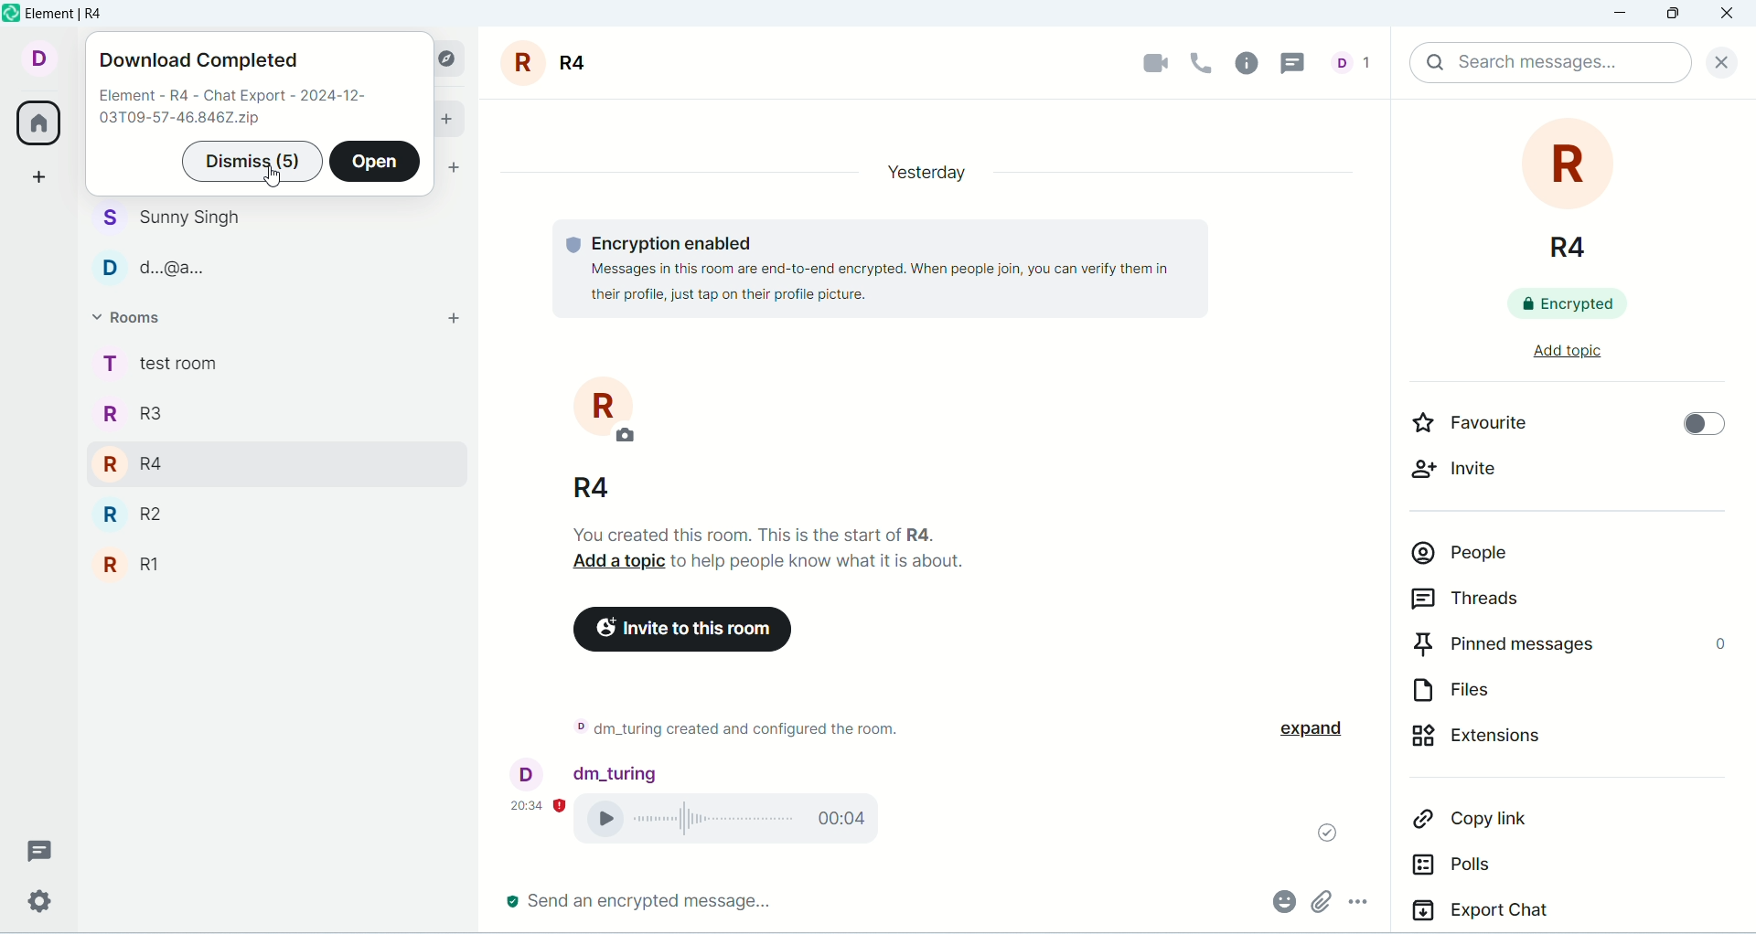 This screenshot has width=1756, height=934. Describe the element at coordinates (1565, 914) in the screenshot. I see `export chat` at that location.